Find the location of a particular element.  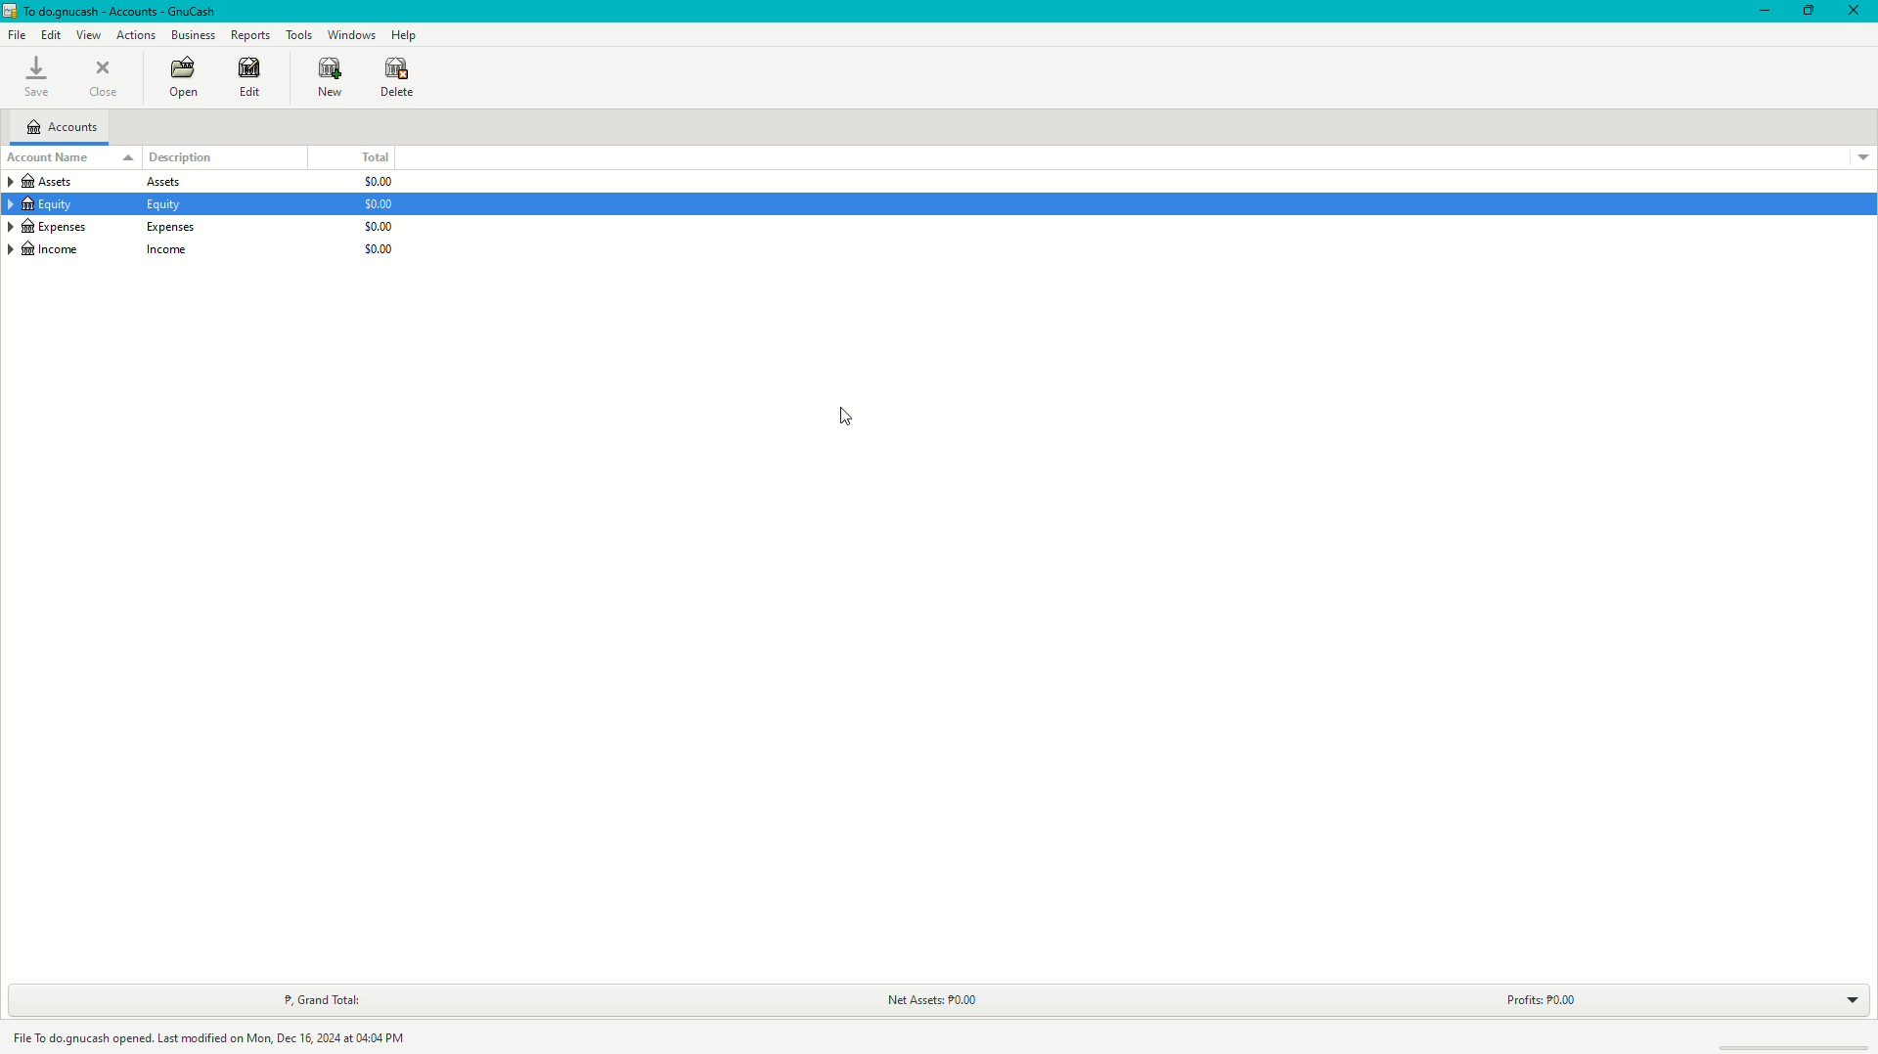

Assets is located at coordinates (99, 181).